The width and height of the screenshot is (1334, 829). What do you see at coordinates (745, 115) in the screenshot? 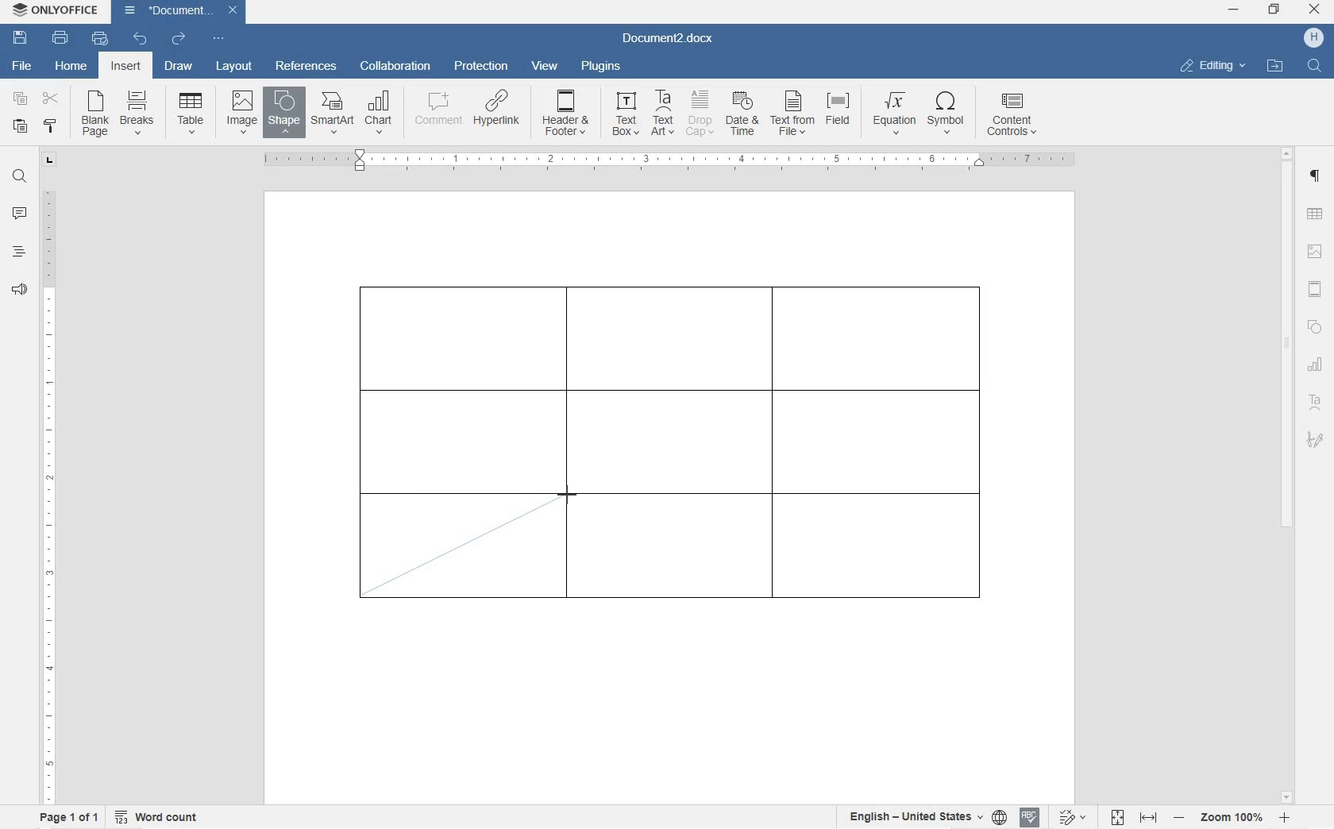
I see `DATE & TIME` at bounding box center [745, 115].